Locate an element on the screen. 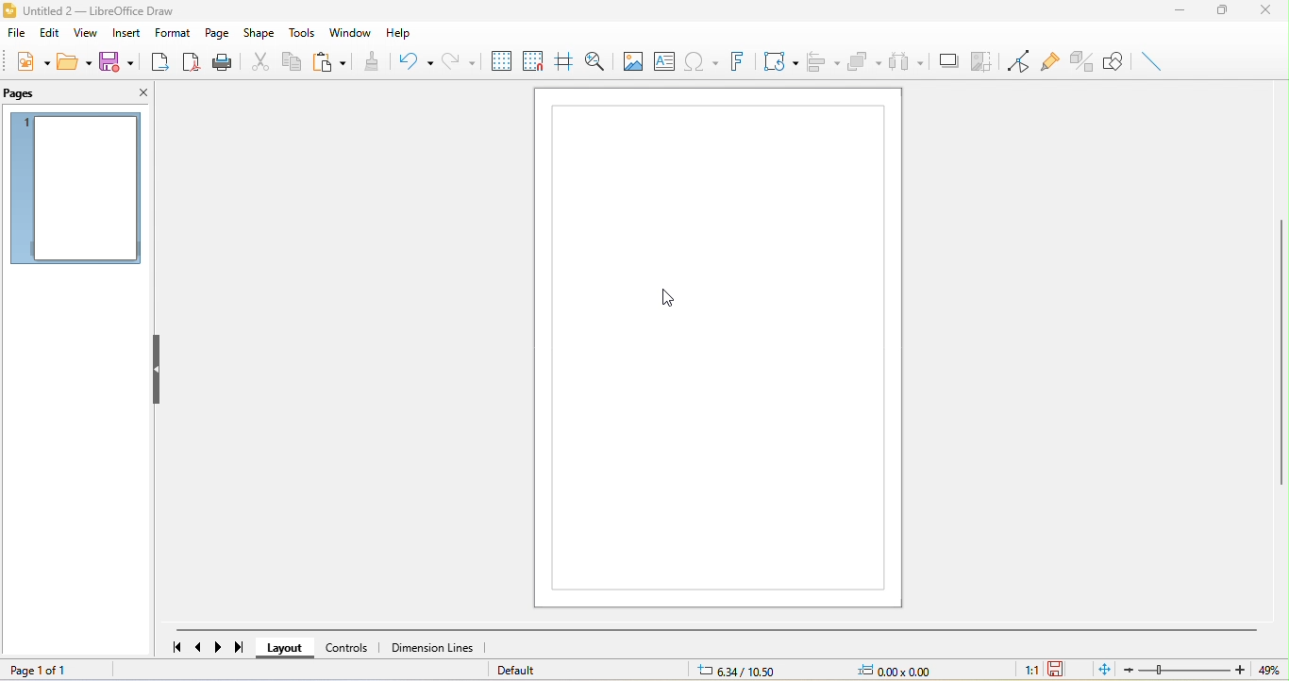 This screenshot has width=1289, height=681. the document has not been modified since the last save is located at coordinates (1067, 671).